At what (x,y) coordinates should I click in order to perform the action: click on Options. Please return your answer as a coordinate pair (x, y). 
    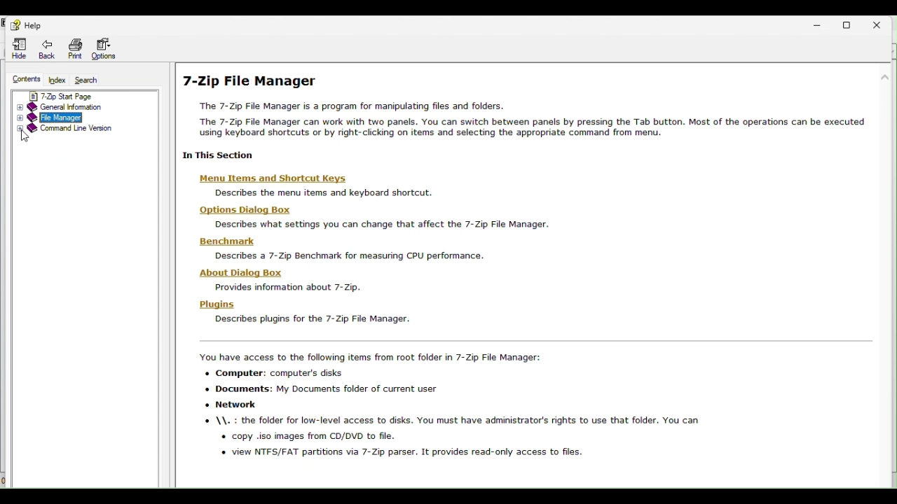
    Looking at the image, I should click on (110, 48).